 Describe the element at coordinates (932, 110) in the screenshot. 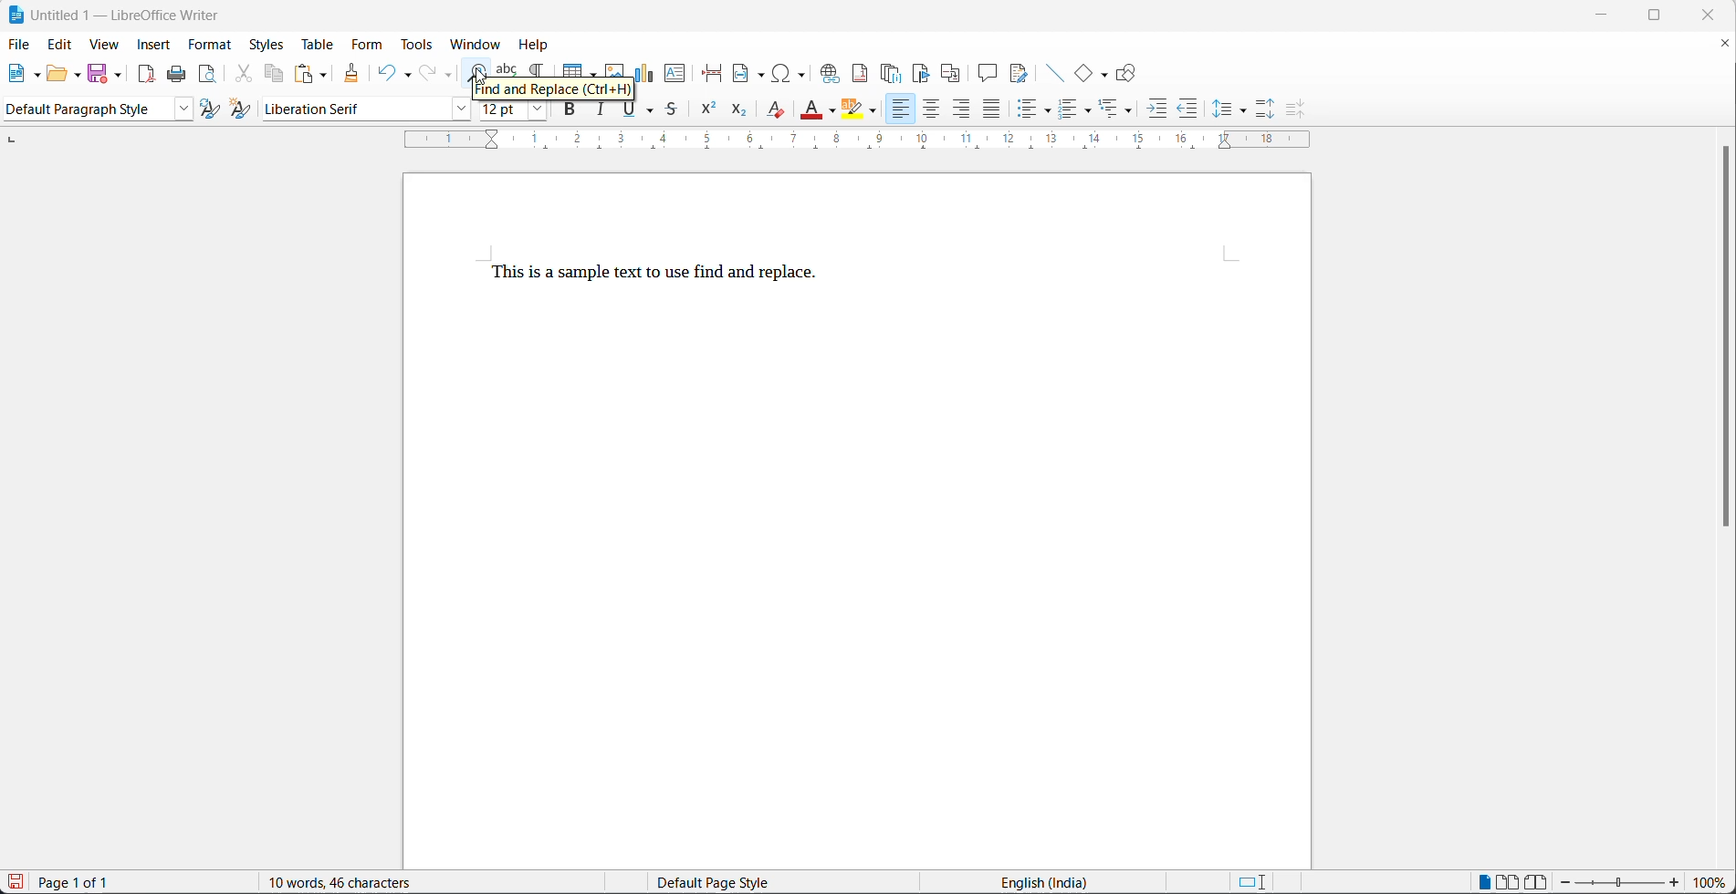

I see `text align center` at that location.